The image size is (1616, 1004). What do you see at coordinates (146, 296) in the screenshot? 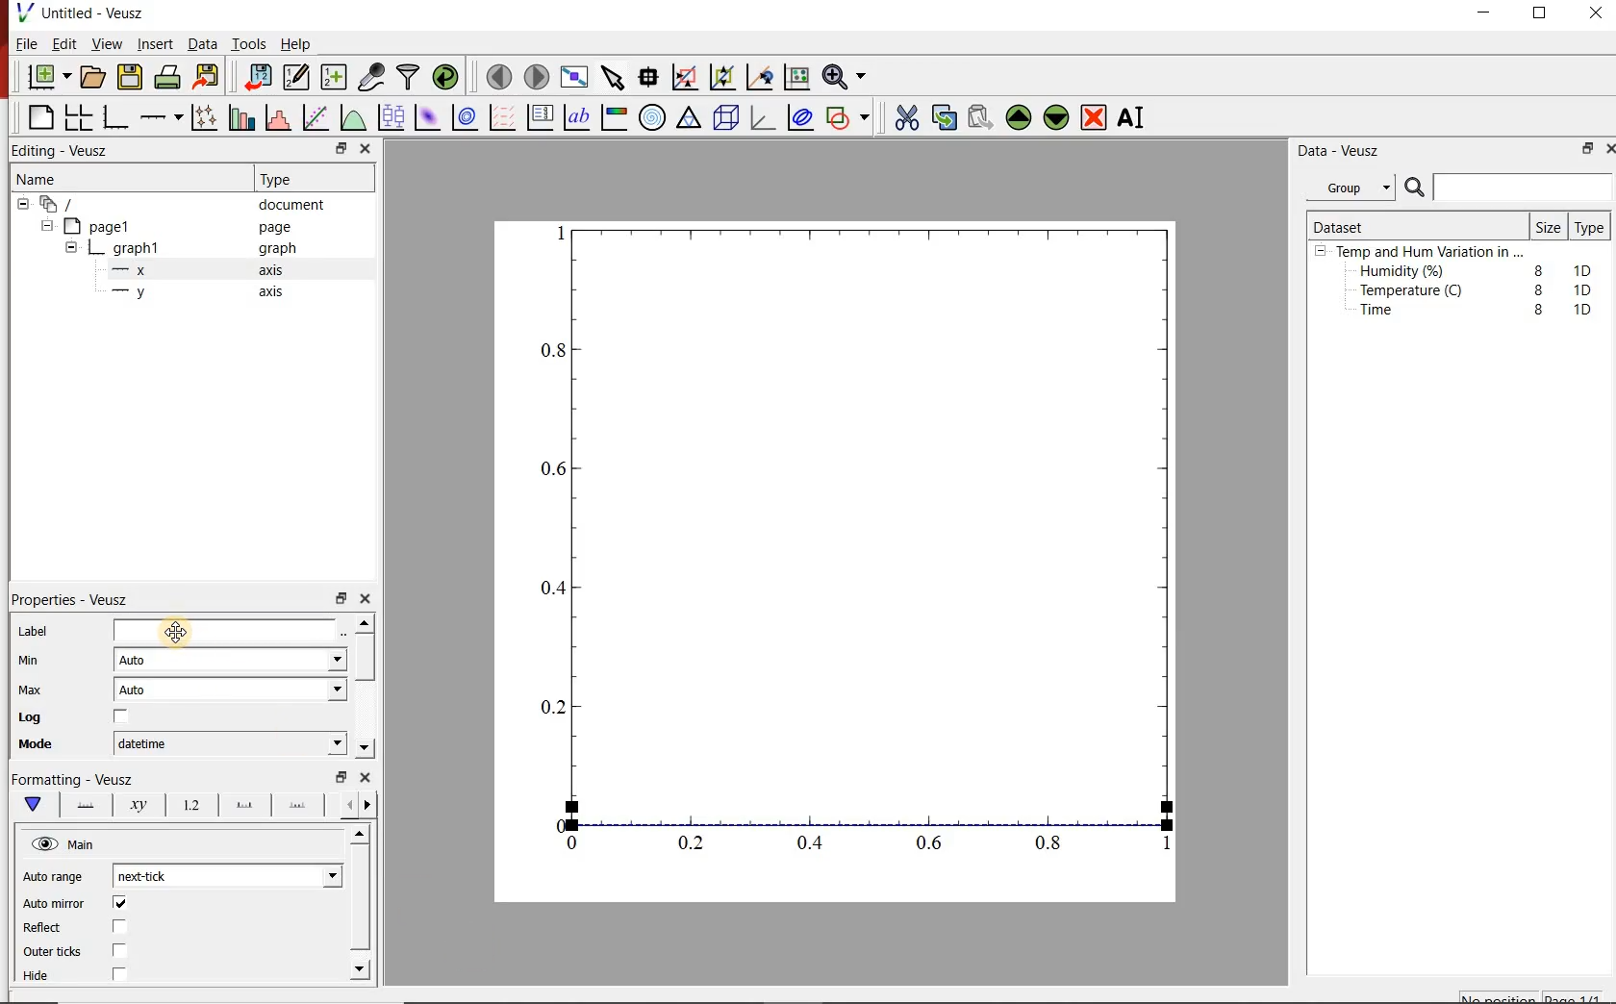
I see `y` at bounding box center [146, 296].